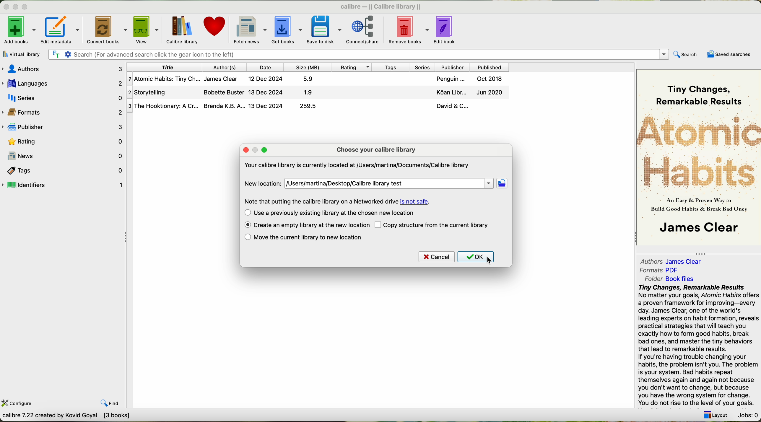  What do you see at coordinates (265, 67) in the screenshot?
I see `date` at bounding box center [265, 67].